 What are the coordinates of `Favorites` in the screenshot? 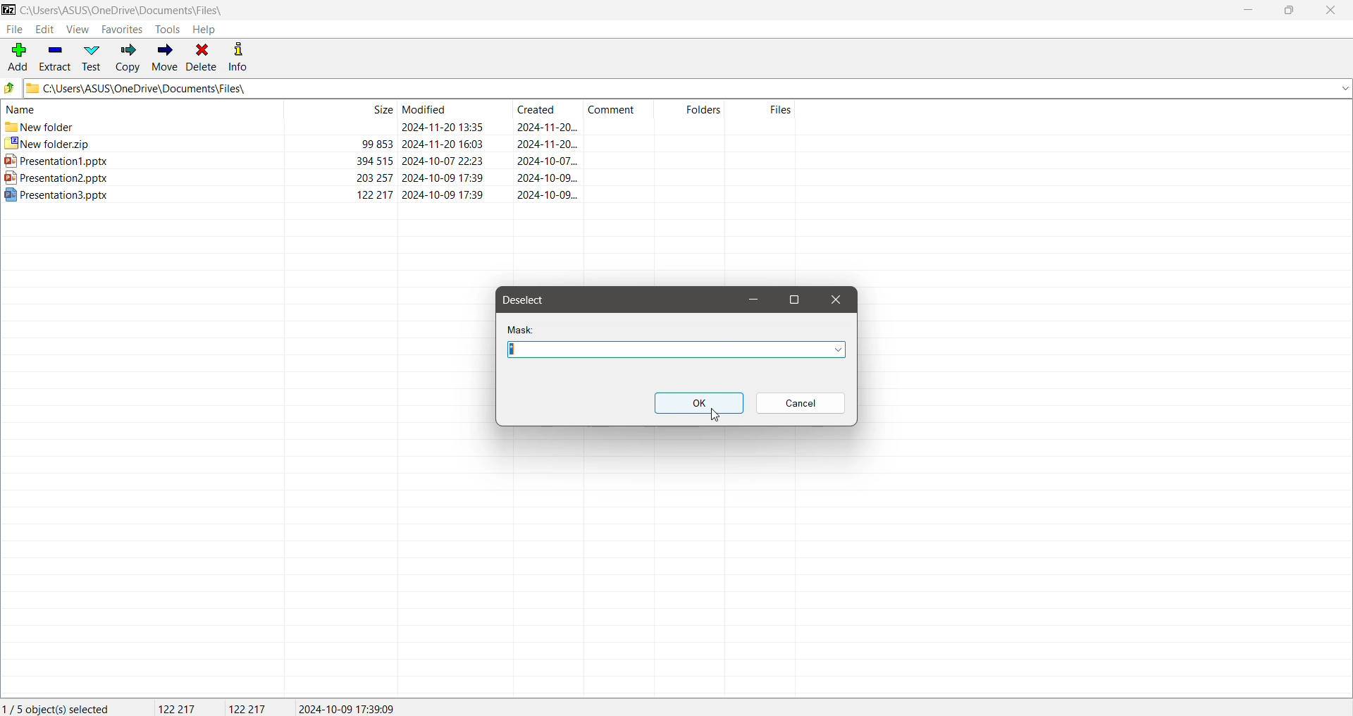 It's located at (121, 30).